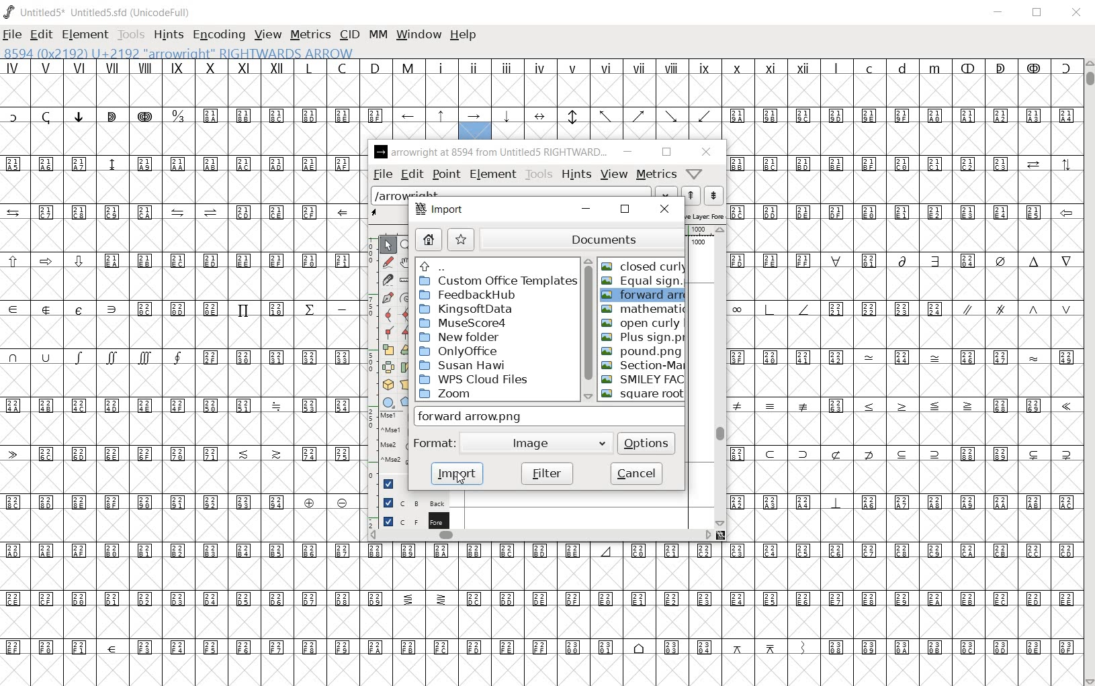 The height and width of the screenshot is (686, 1095). What do you see at coordinates (689, 195) in the screenshot?
I see `show the next word on the list` at bounding box center [689, 195].